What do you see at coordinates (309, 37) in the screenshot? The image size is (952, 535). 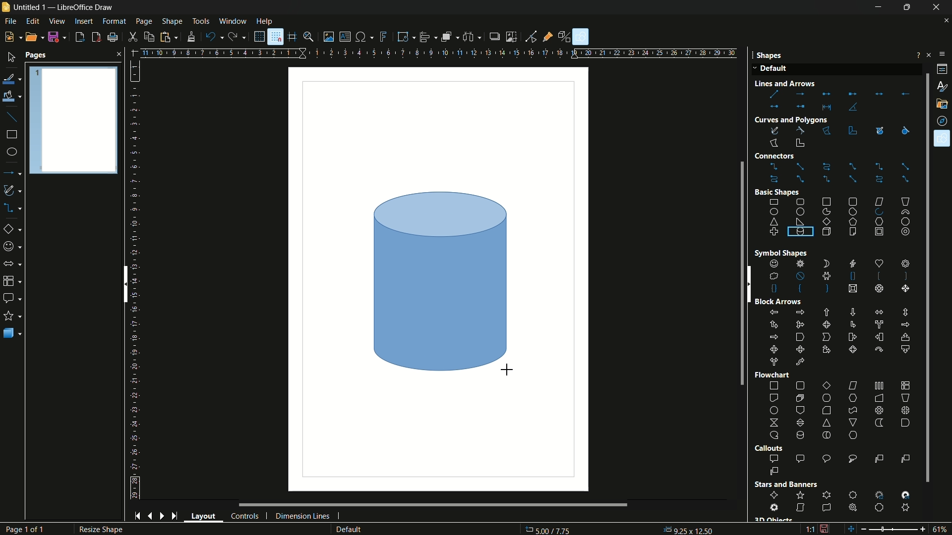 I see `zoom and pan` at bounding box center [309, 37].